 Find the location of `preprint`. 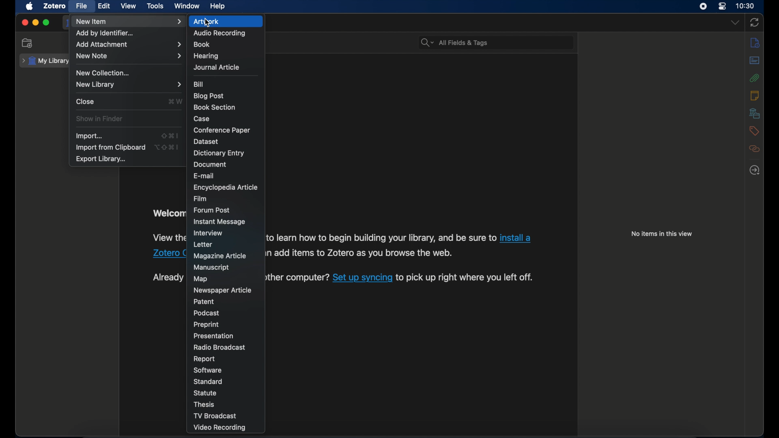

preprint is located at coordinates (206, 325).